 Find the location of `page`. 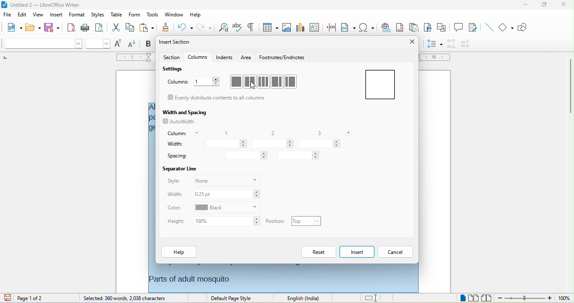

page is located at coordinates (379, 85).